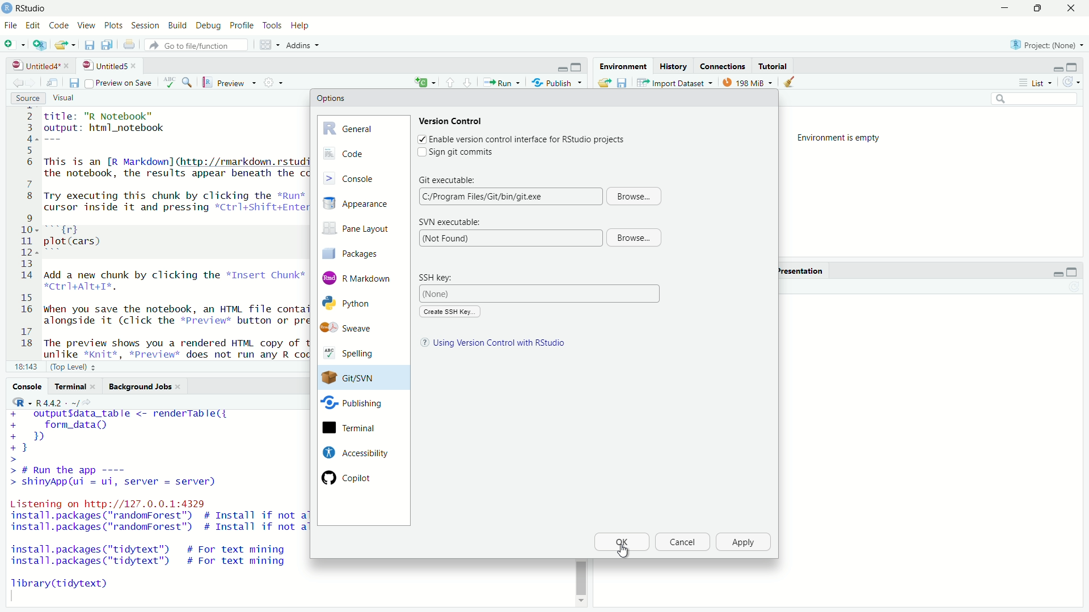  What do you see at coordinates (681, 542) in the screenshot?
I see `Cancel` at bounding box center [681, 542].